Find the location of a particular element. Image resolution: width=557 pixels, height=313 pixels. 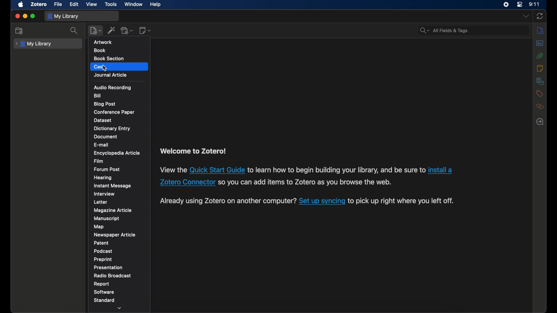

preprint is located at coordinates (103, 259).